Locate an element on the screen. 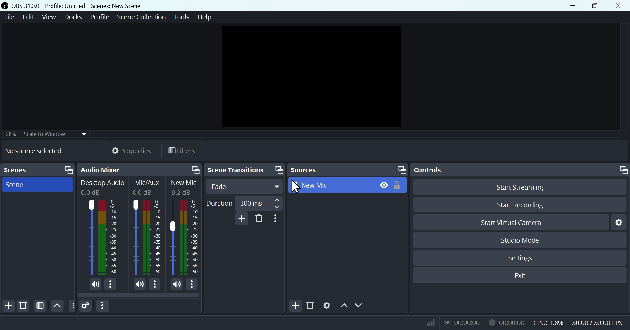 Image resolution: width=630 pixels, height=330 pixels. Filter is located at coordinates (179, 151).